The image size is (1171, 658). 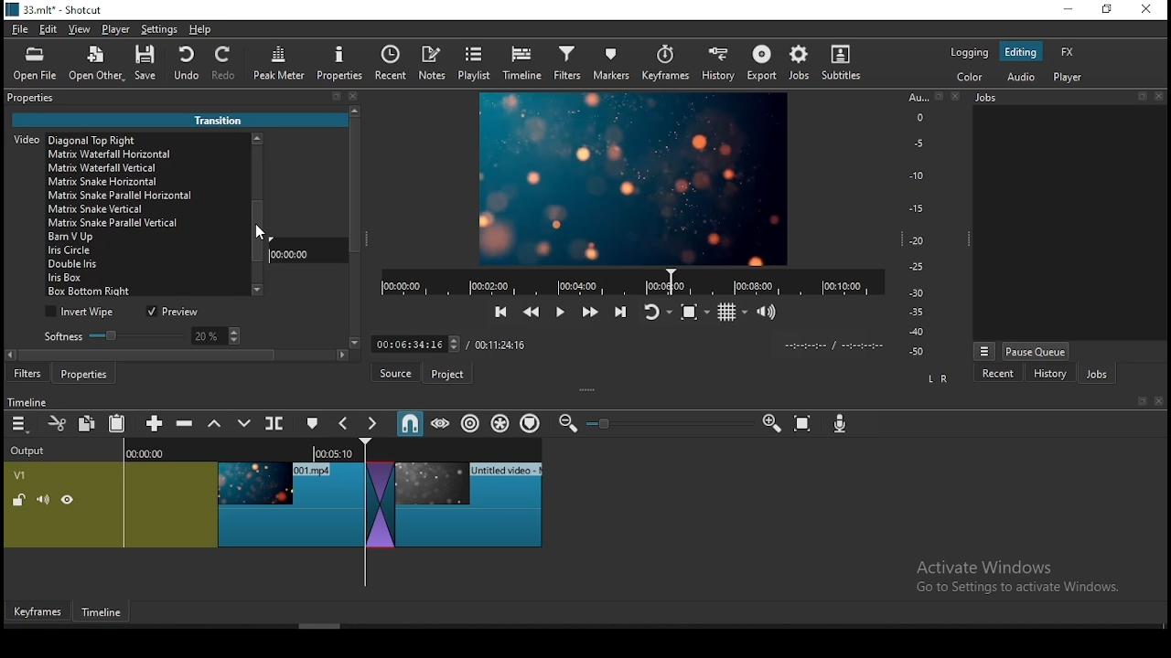 What do you see at coordinates (273, 500) in the screenshot?
I see `video track` at bounding box center [273, 500].